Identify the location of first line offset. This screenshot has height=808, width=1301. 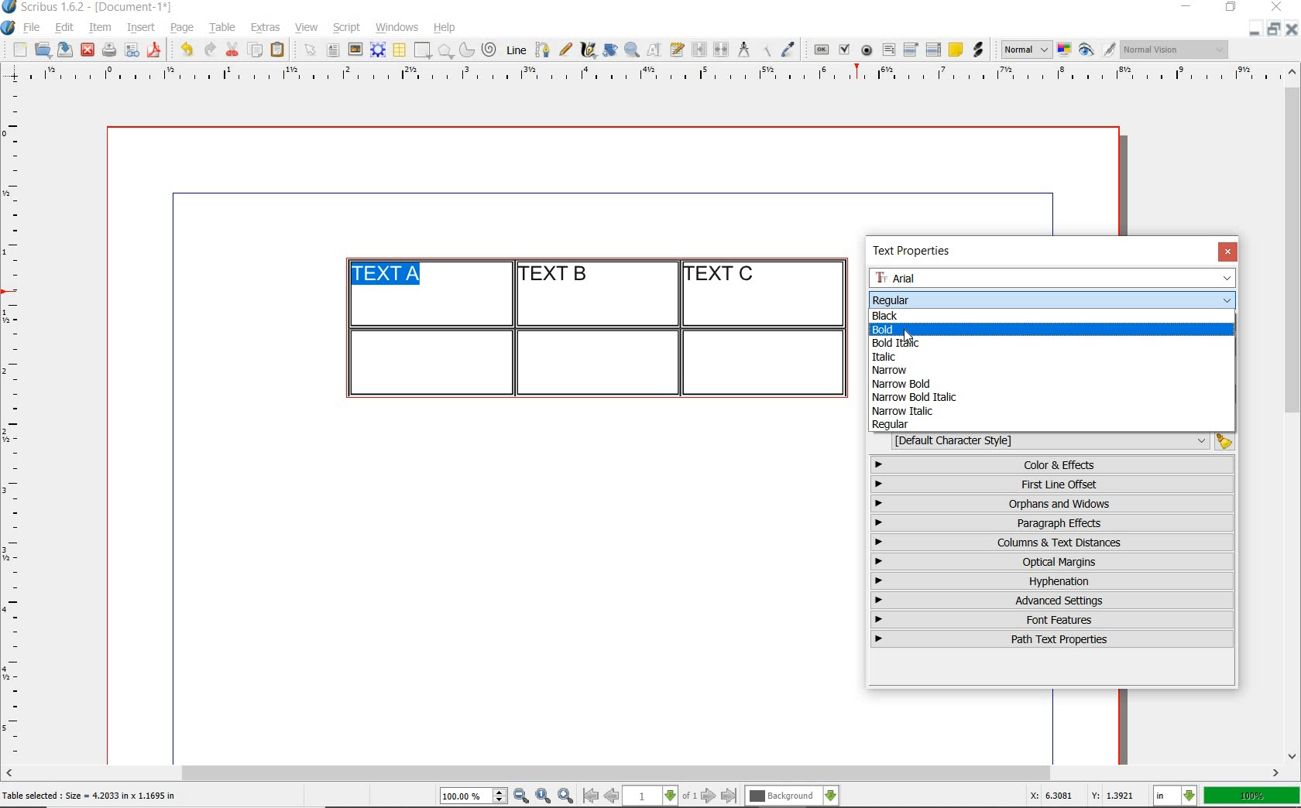
(1053, 484).